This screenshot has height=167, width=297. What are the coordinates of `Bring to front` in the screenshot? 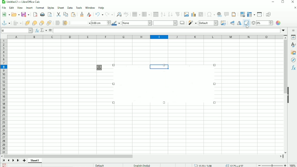 It's located at (26, 23).